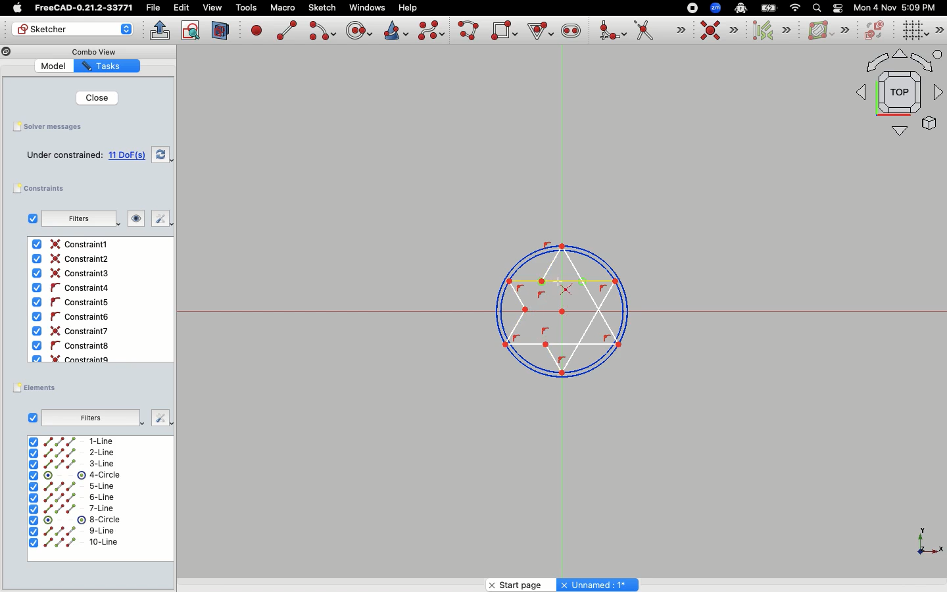 The height and width of the screenshot is (592, 947). Describe the element at coordinates (191, 31) in the screenshot. I see `View sketch` at that location.